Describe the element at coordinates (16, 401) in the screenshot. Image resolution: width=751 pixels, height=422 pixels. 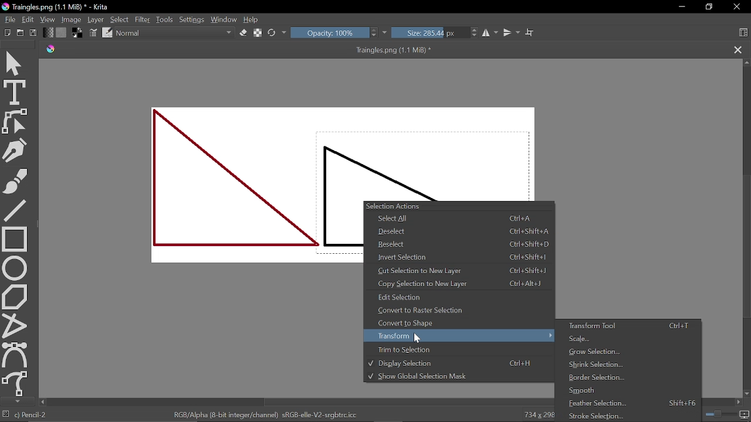
I see `Move down tool` at that location.